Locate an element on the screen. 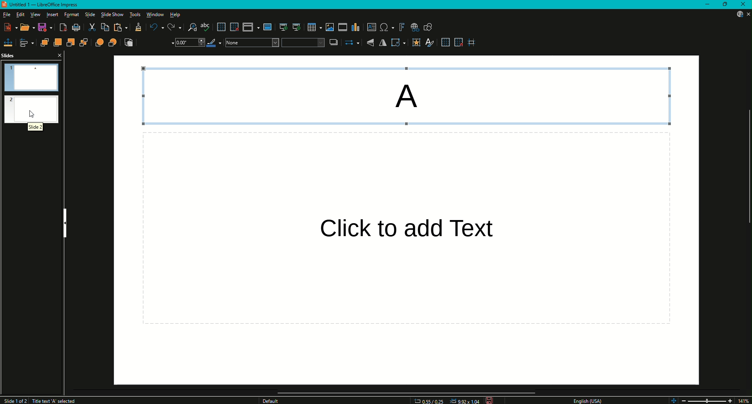 Image resolution: width=752 pixels, height=404 pixels. Display views is located at coordinates (249, 27).